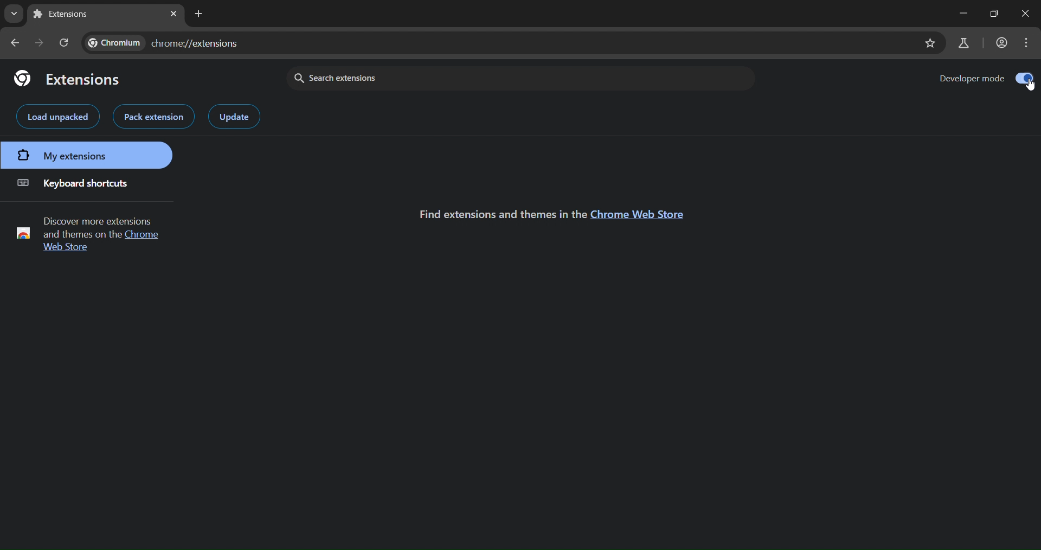 The image size is (1041, 550). I want to click on minimize, so click(958, 12).